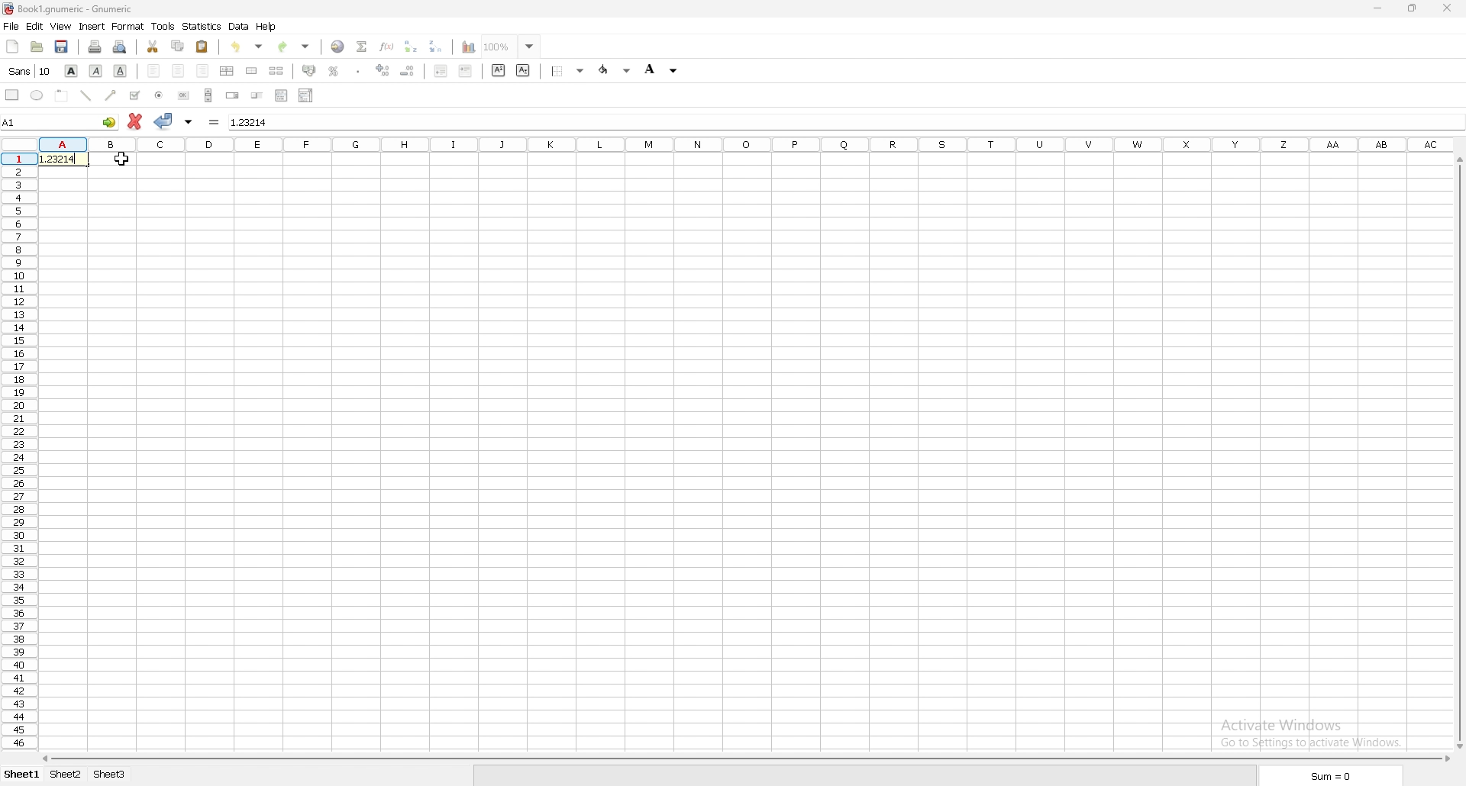 The width and height of the screenshot is (1466, 786). What do you see at coordinates (95, 47) in the screenshot?
I see `print` at bounding box center [95, 47].